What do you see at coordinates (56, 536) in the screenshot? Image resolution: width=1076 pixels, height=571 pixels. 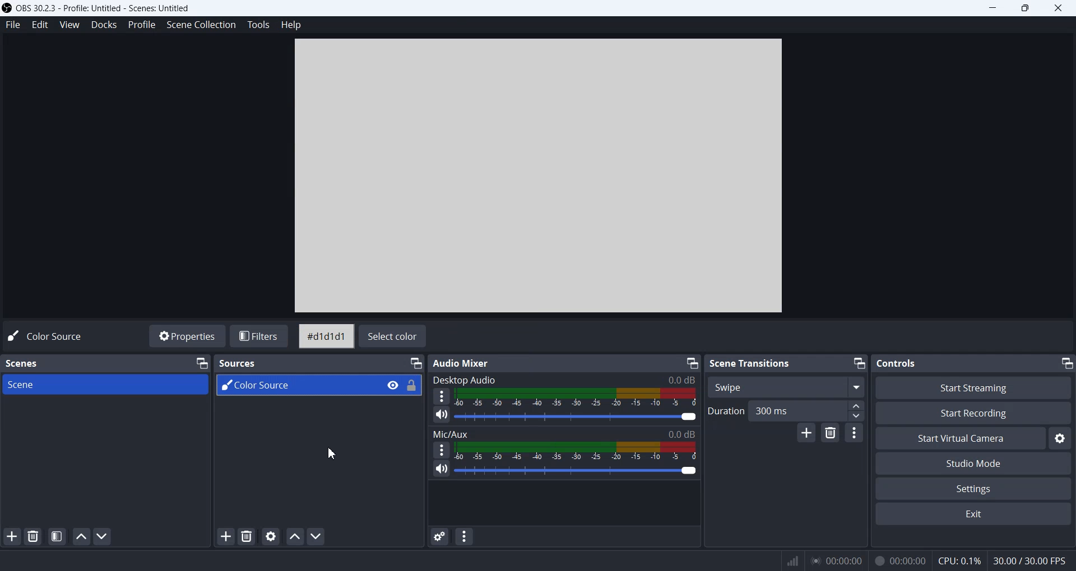 I see `Open Scene Filters` at bounding box center [56, 536].